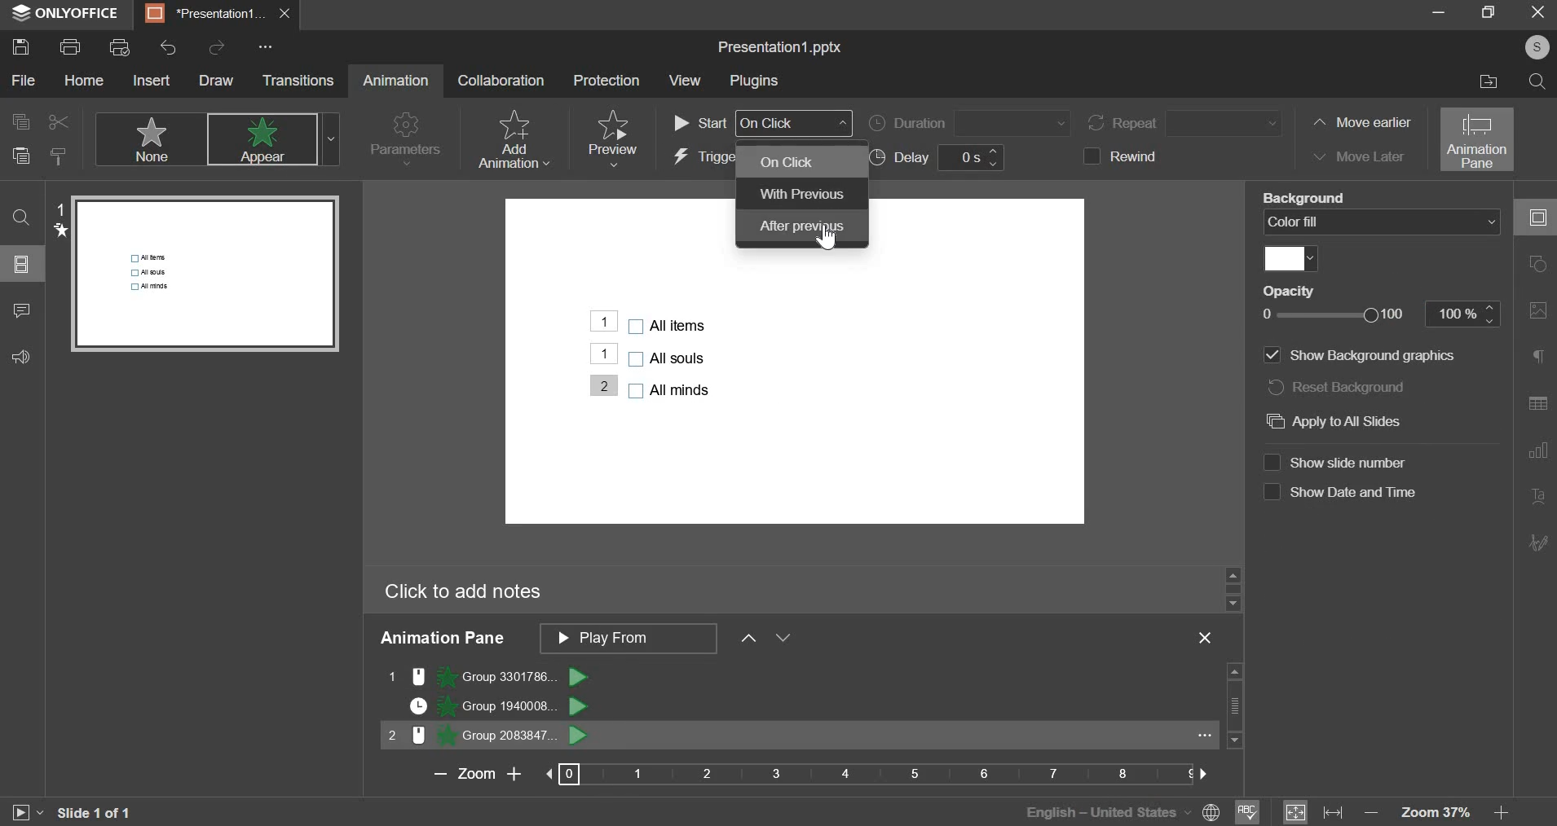 This screenshot has height=826, width=1557. I want to click on animation pane, so click(684, 640).